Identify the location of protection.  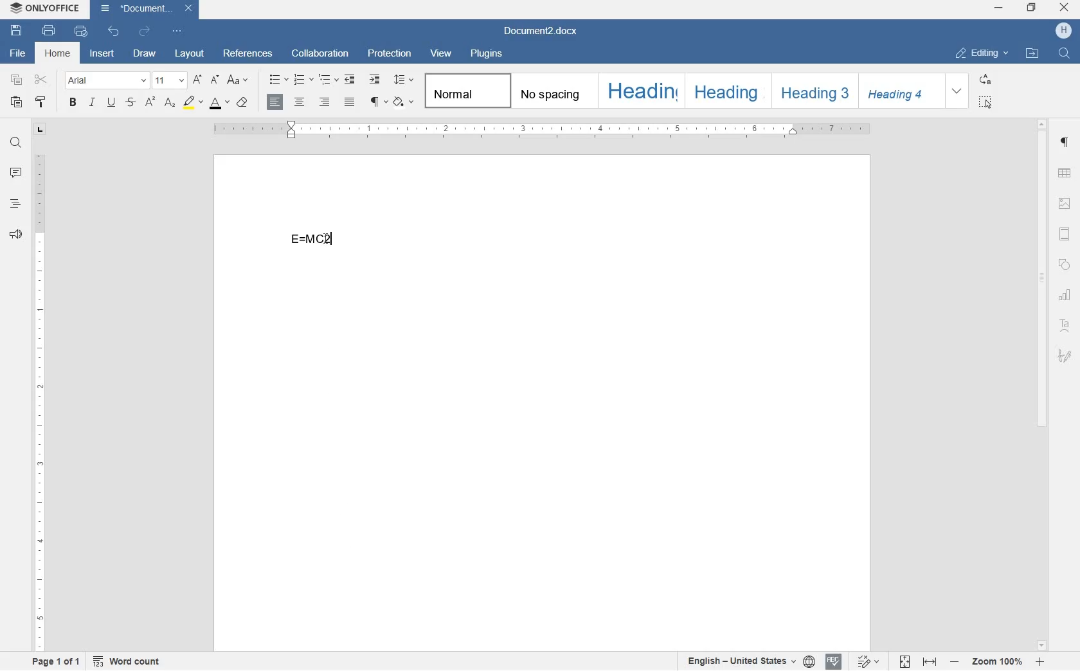
(392, 54).